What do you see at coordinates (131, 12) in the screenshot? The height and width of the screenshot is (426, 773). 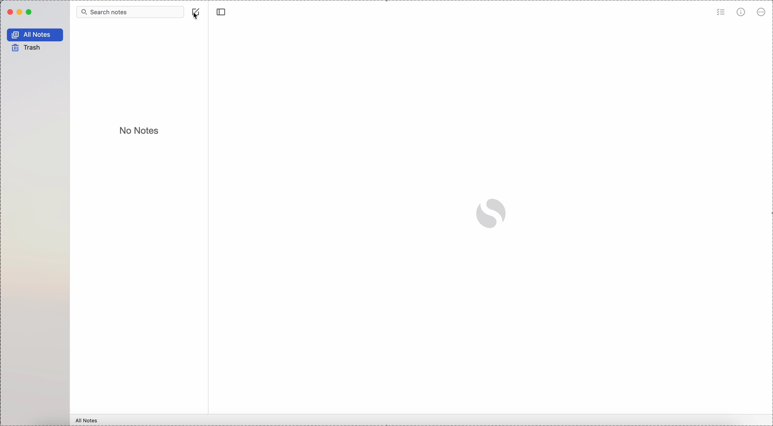 I see `search bar` at bounding box center [131, 12].